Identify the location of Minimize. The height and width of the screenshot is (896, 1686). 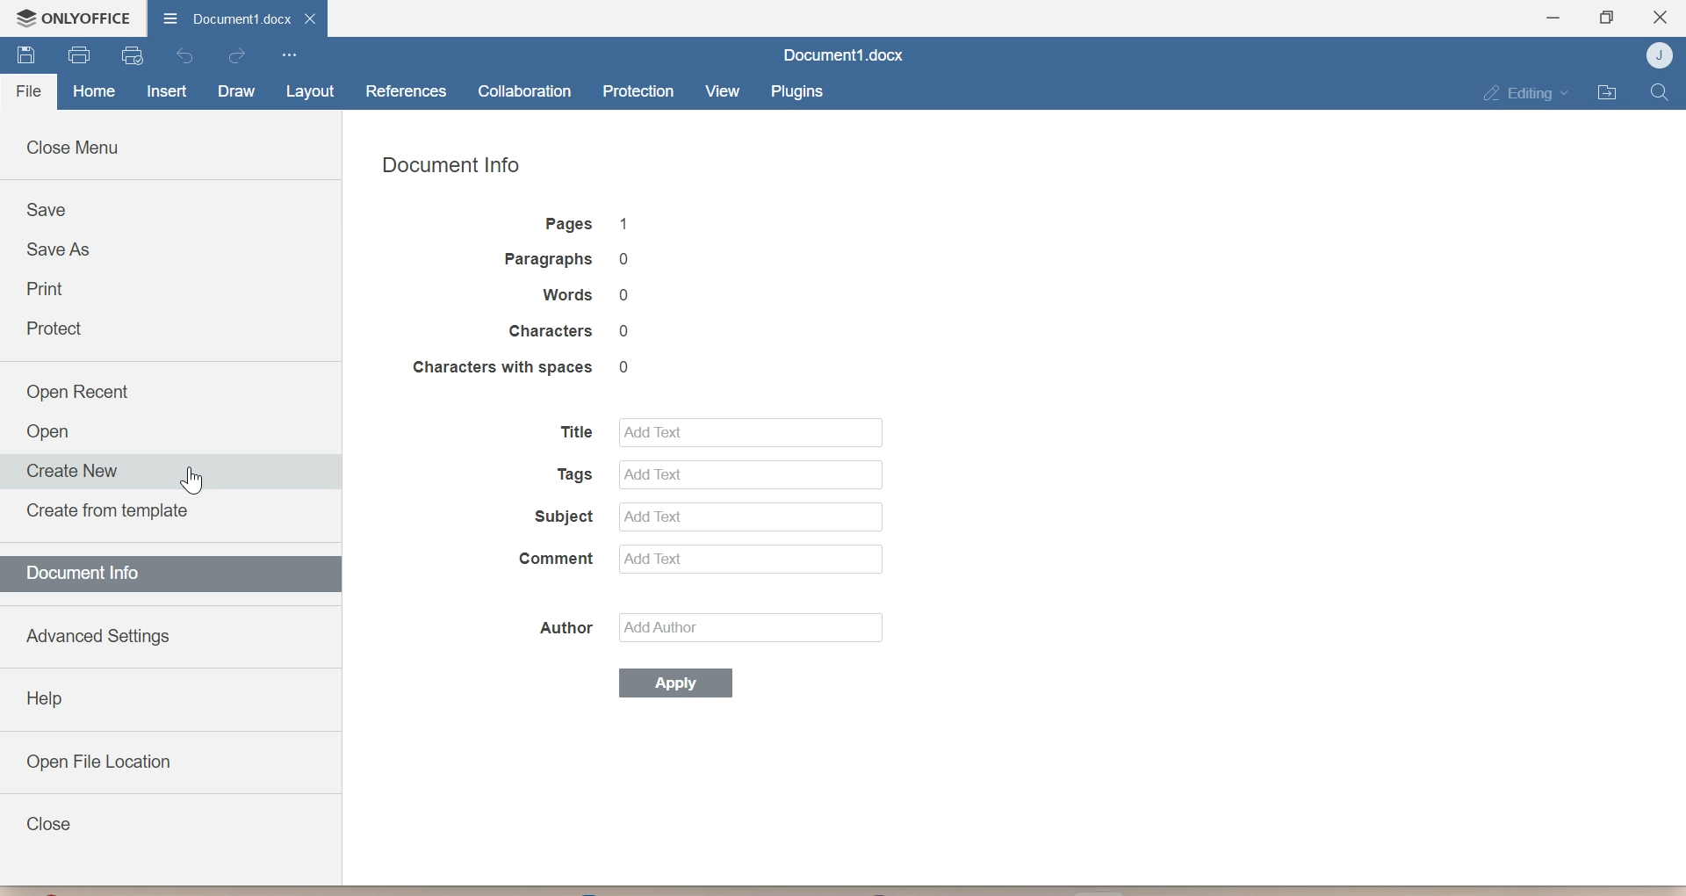
(1553, 18).